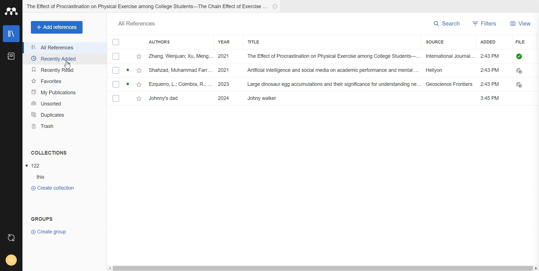  I want to click on Library, so click(11, 34).